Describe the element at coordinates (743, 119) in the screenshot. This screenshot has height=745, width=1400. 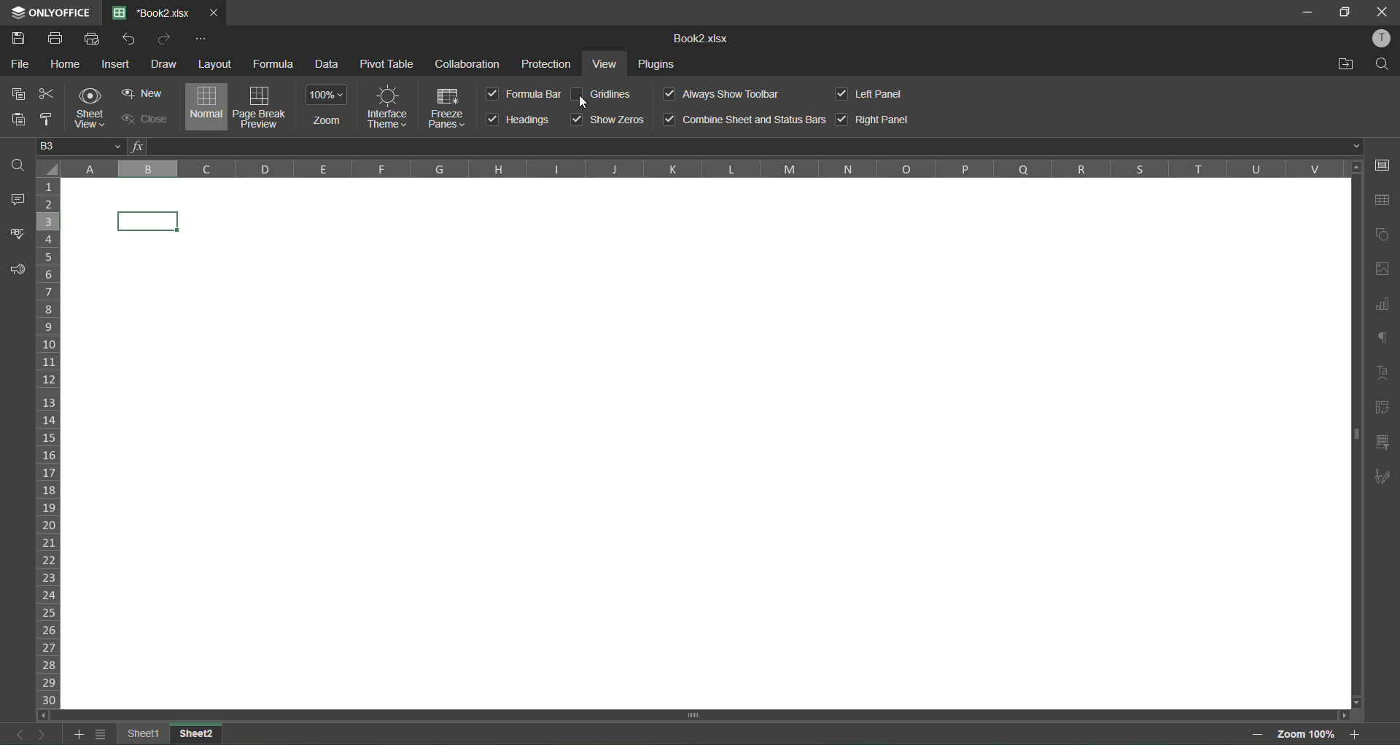
I see `combine sheet and status bars` at that location.